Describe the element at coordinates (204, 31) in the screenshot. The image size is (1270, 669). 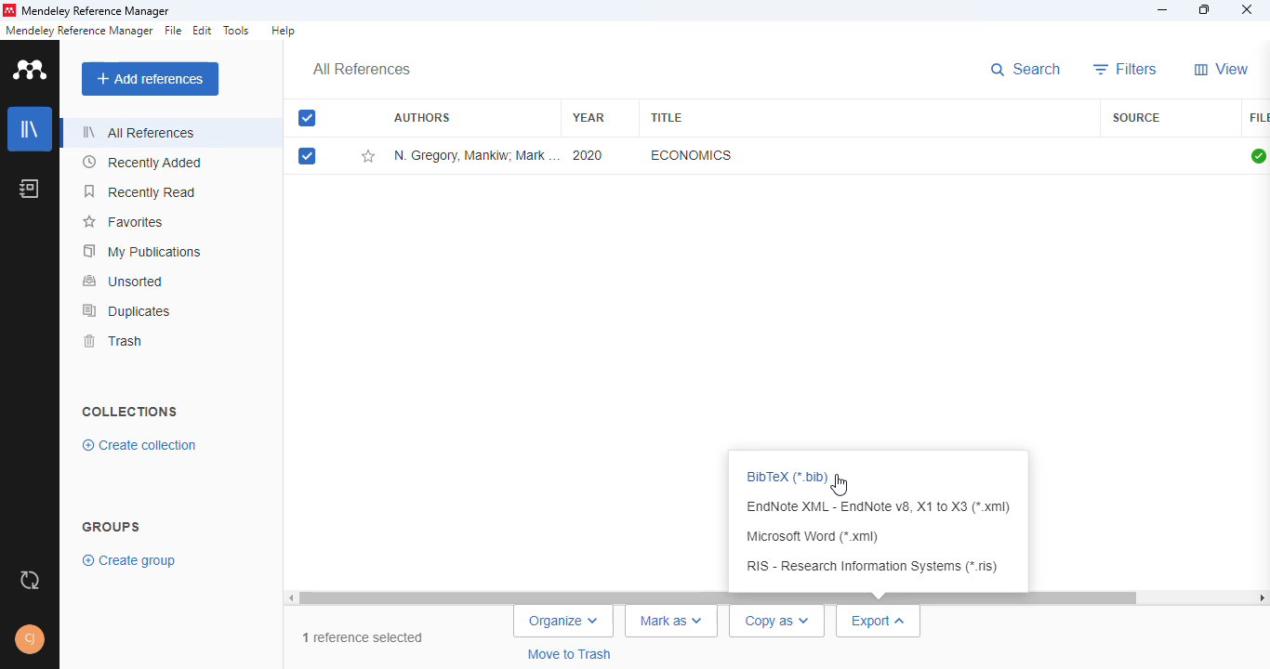
I see `edit` at that location.